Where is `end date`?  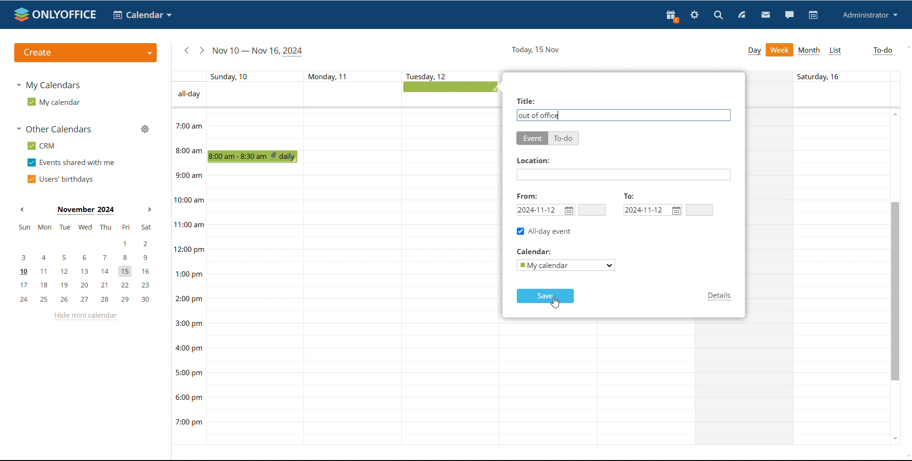
end date is located at coordinates (652, 211).